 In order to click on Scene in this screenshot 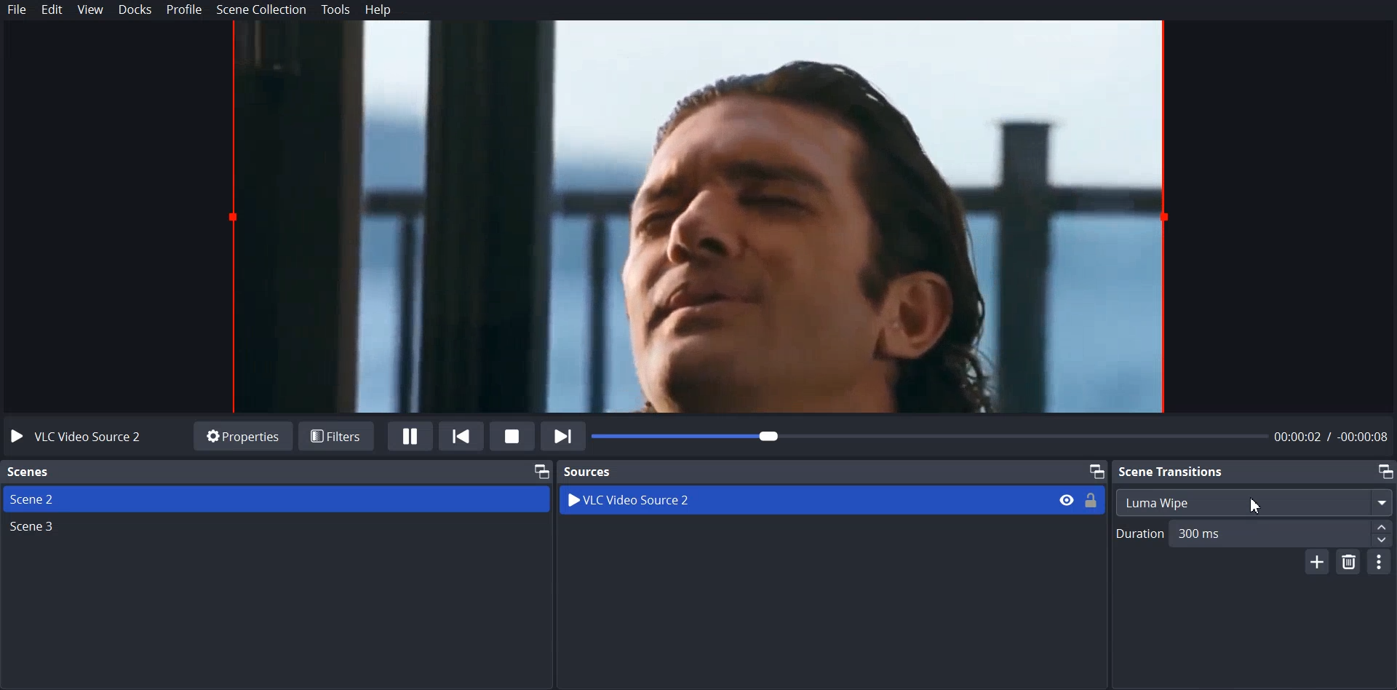, I will do `click(29, 472)`.